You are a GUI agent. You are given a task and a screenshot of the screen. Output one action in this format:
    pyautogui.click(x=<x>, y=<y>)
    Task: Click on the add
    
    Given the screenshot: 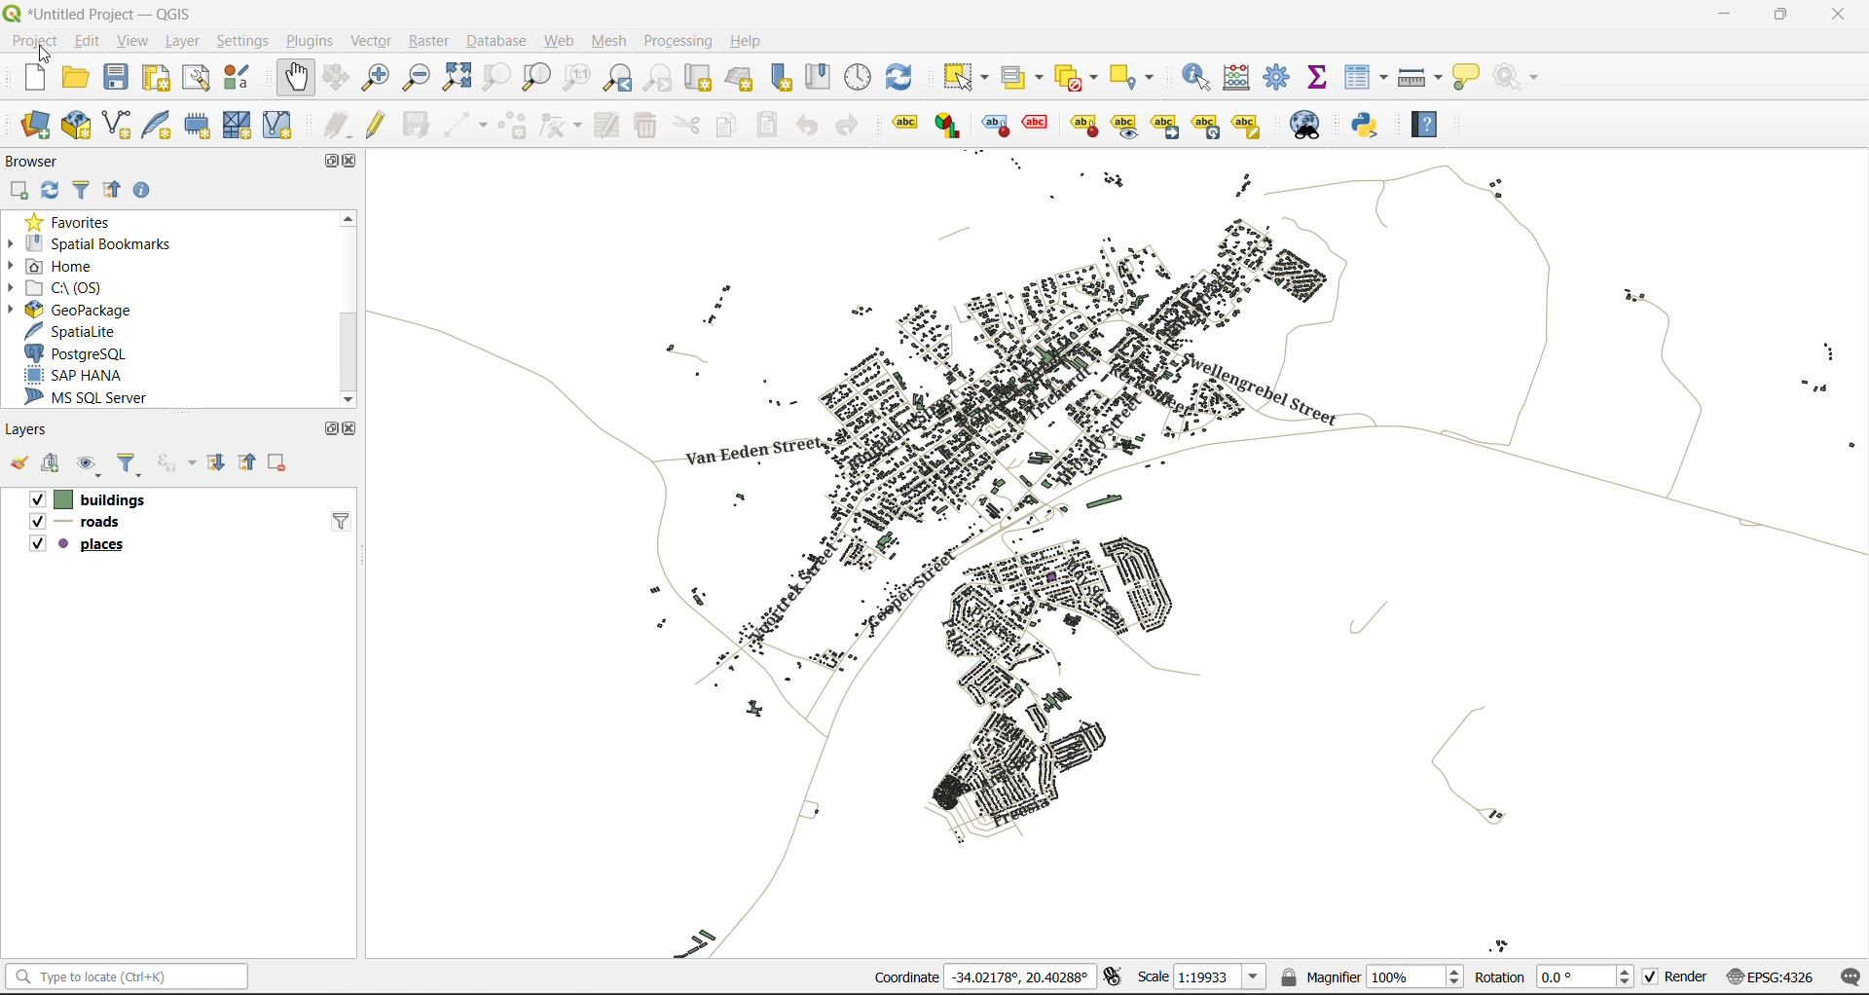 What is the action you would take?
    pyautogui.click(x=48, y=464)
    